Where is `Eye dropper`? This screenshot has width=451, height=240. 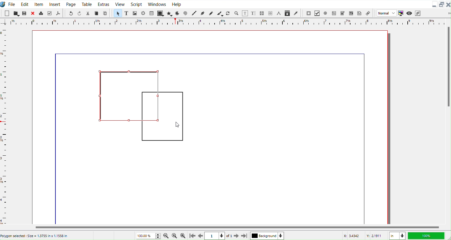 Eye dropper is located at coordinates (296, 13).